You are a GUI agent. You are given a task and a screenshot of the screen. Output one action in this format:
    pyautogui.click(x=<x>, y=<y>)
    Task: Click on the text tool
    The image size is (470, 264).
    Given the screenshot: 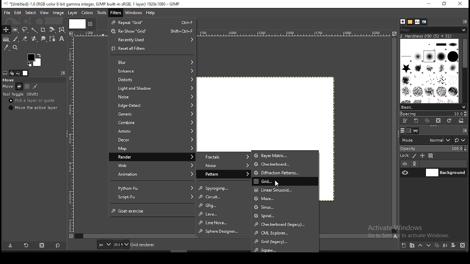 What is the action you would take?
    pyautogui.click(x=62, y=39)
    